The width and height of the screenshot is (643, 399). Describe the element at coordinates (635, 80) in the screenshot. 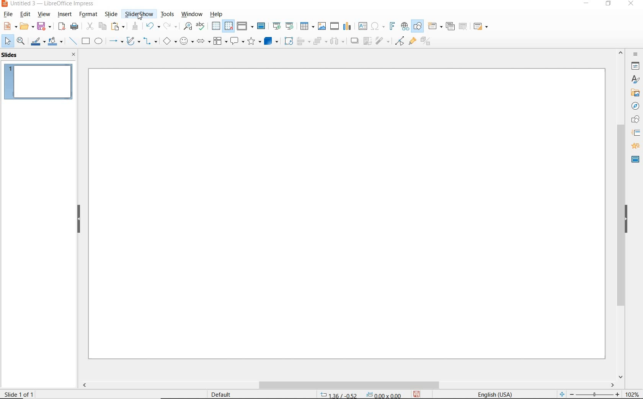

I see `STYLES` at that location.